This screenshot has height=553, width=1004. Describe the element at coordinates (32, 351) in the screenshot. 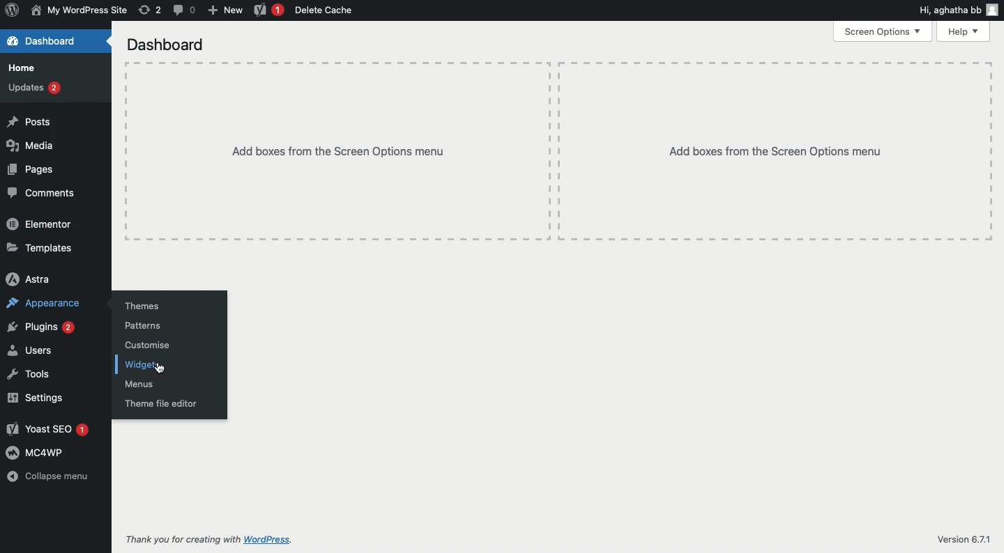

I see `Users` at that location.